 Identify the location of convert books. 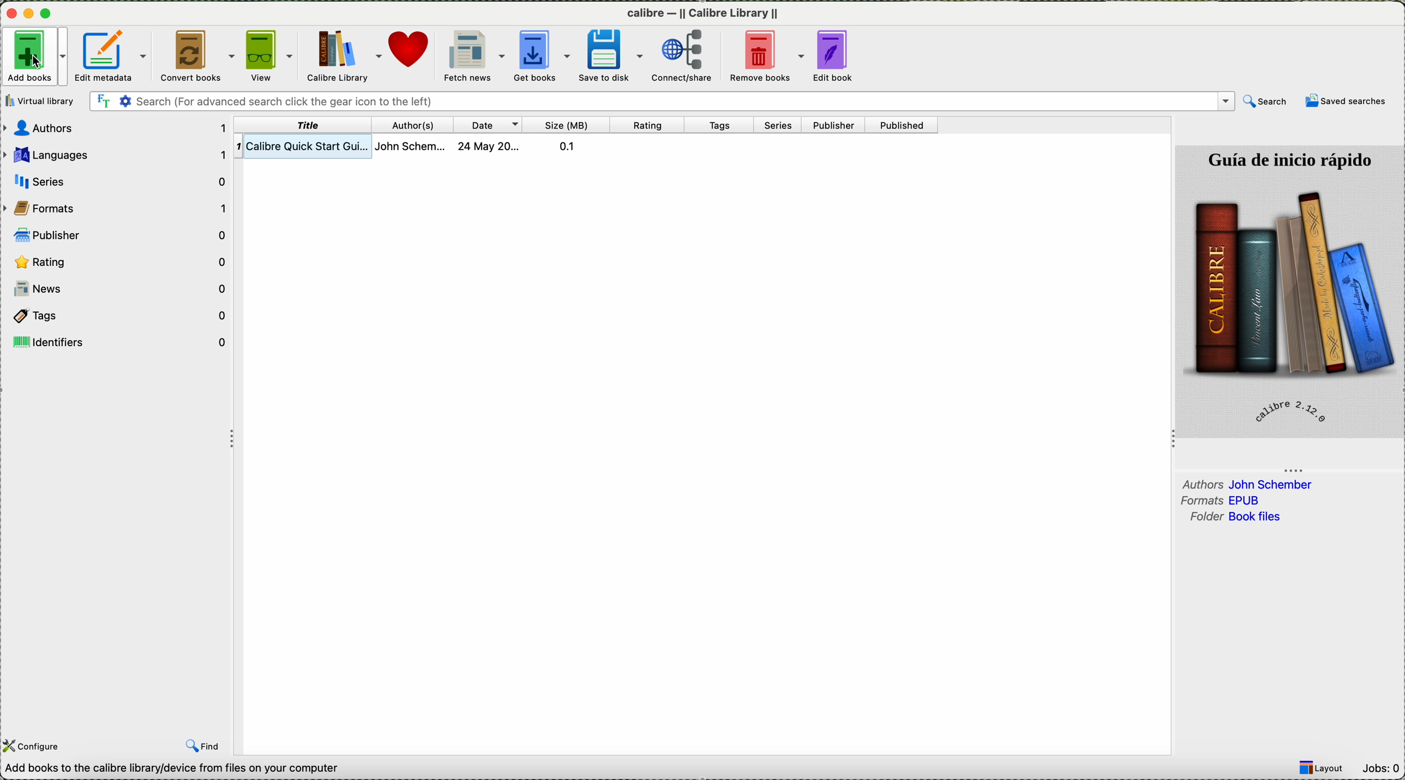
(197, 55).